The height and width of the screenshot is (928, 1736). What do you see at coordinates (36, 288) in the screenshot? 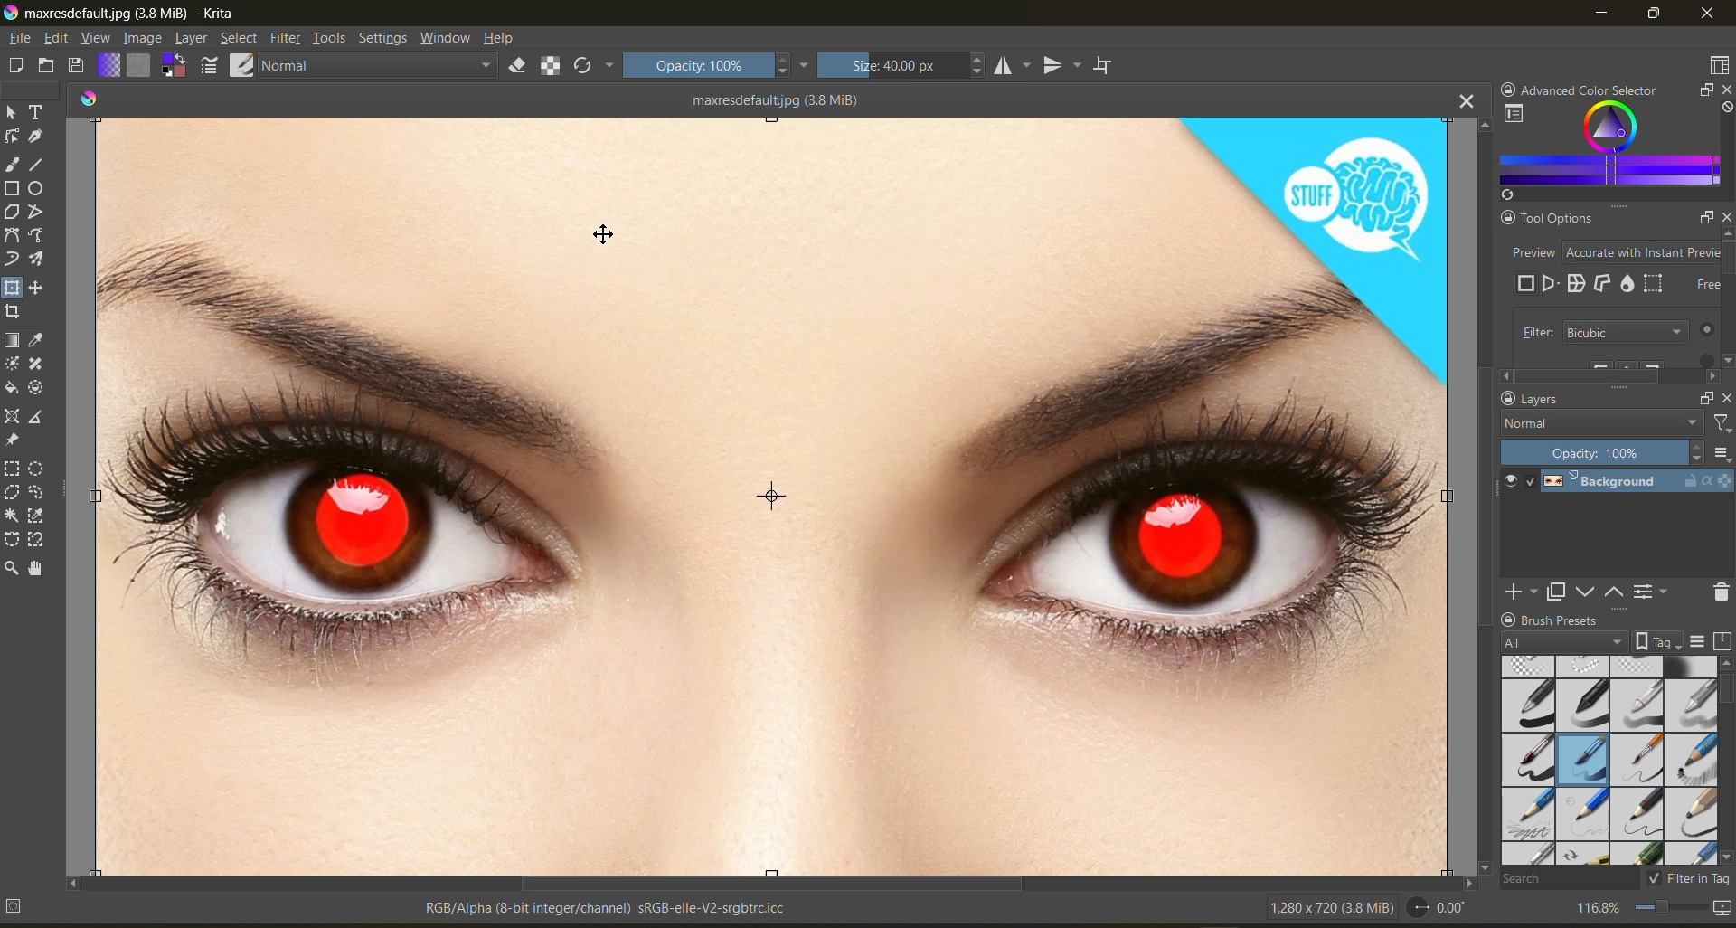
I see `tool` at bounding box center [36, 288].